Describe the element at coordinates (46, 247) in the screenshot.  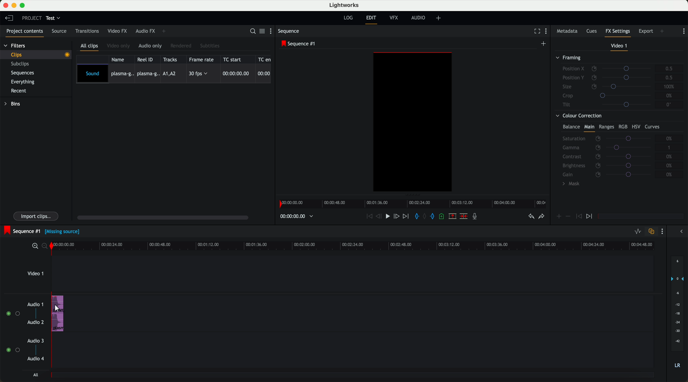
I see `zoom out` at that location.